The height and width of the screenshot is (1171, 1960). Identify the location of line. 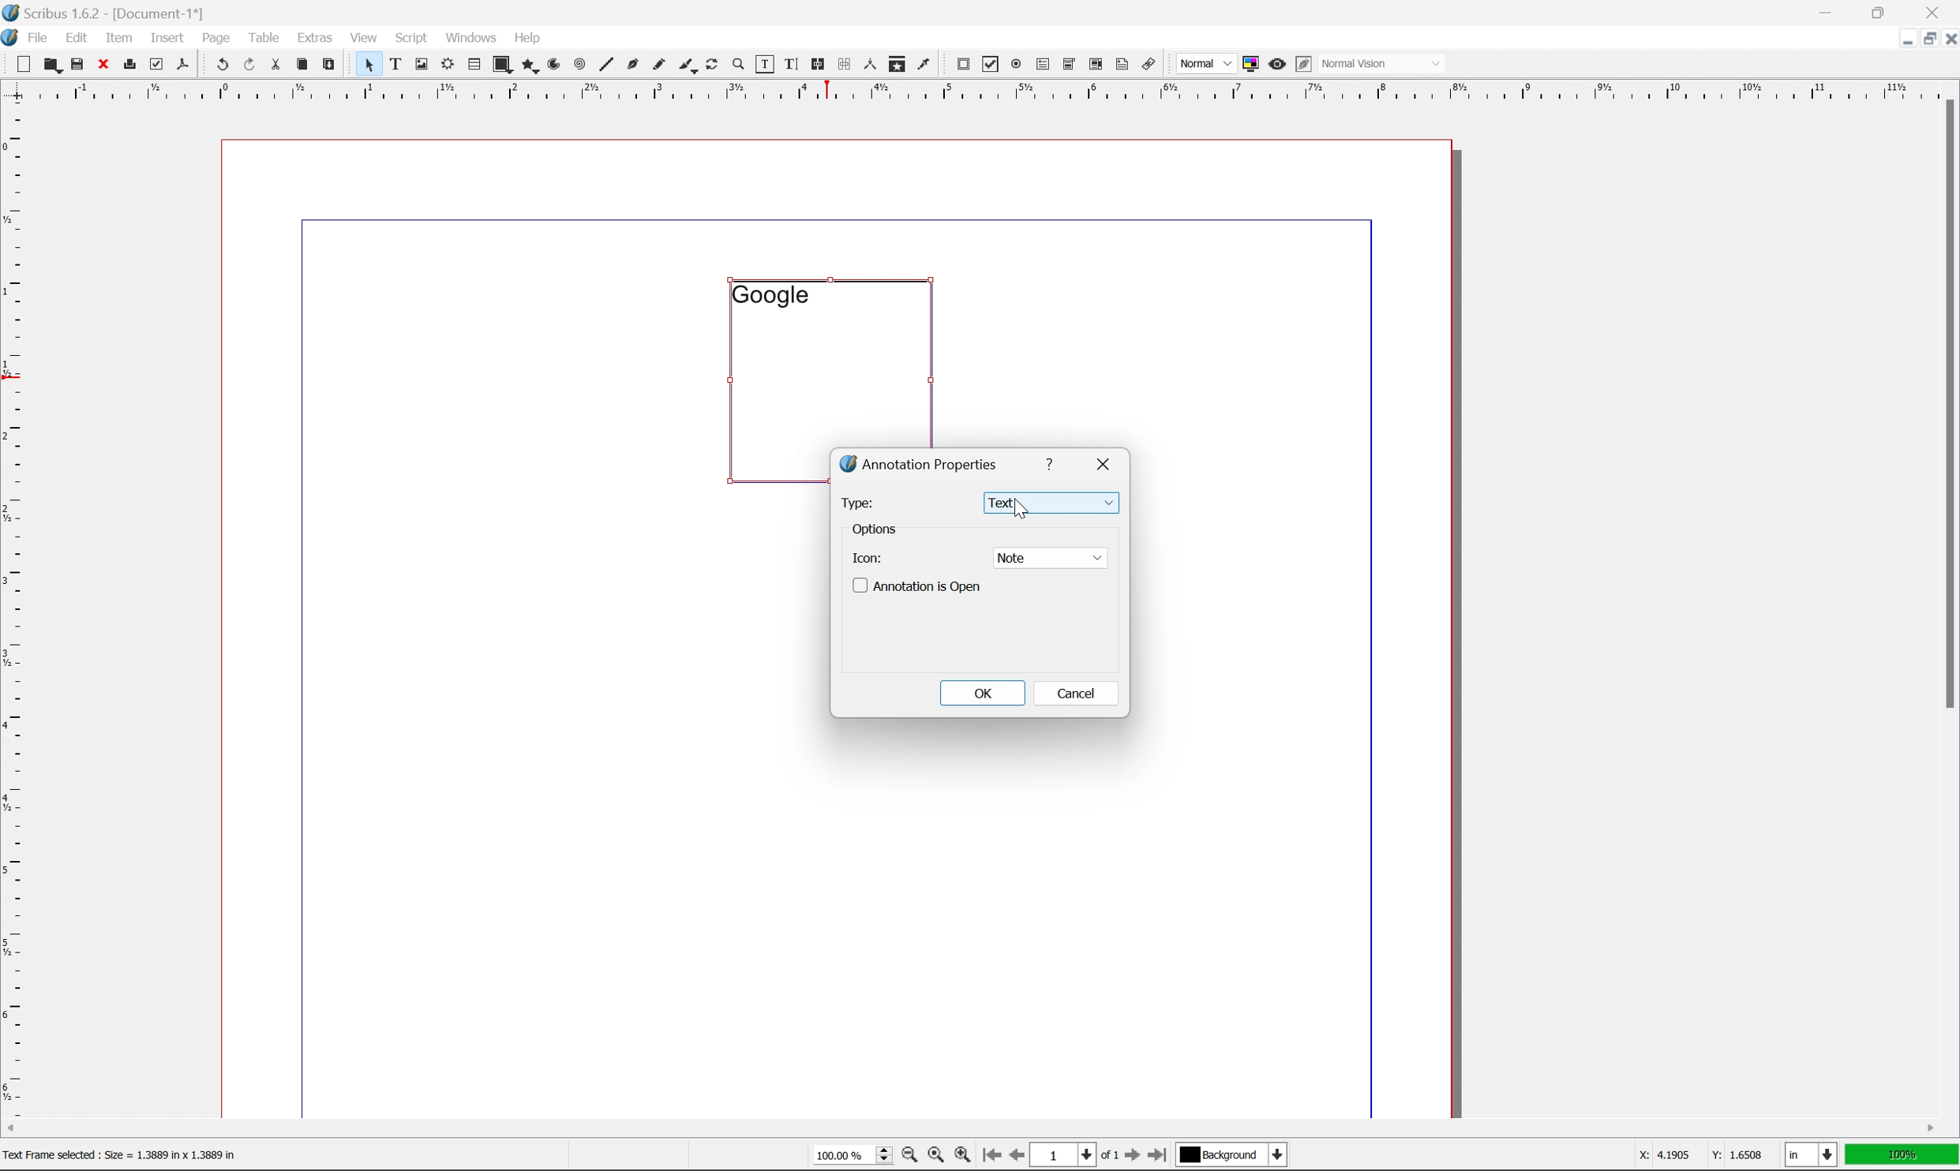
(606, 65).